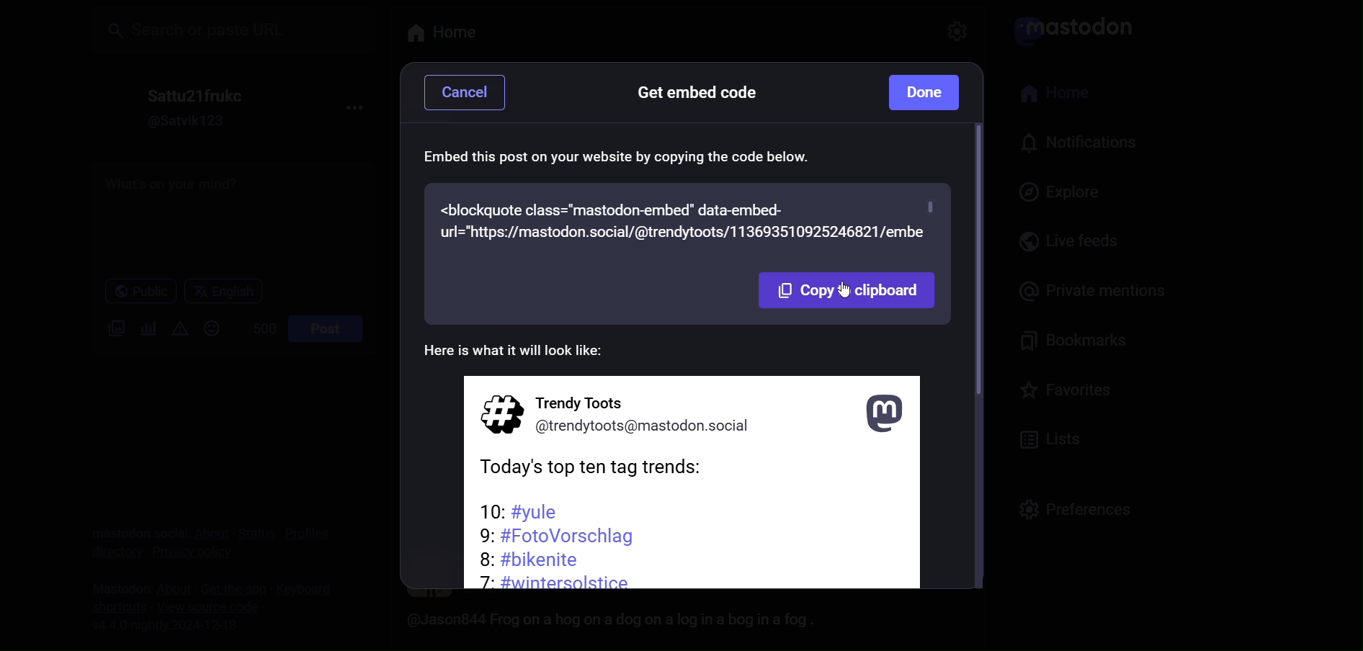 Image resolution: width=1363 pixels, height=651 pixels. What do you see at coordinates (976, 356) in the screenshot?
I see `scroll bar` at bounding box center [976, 356].